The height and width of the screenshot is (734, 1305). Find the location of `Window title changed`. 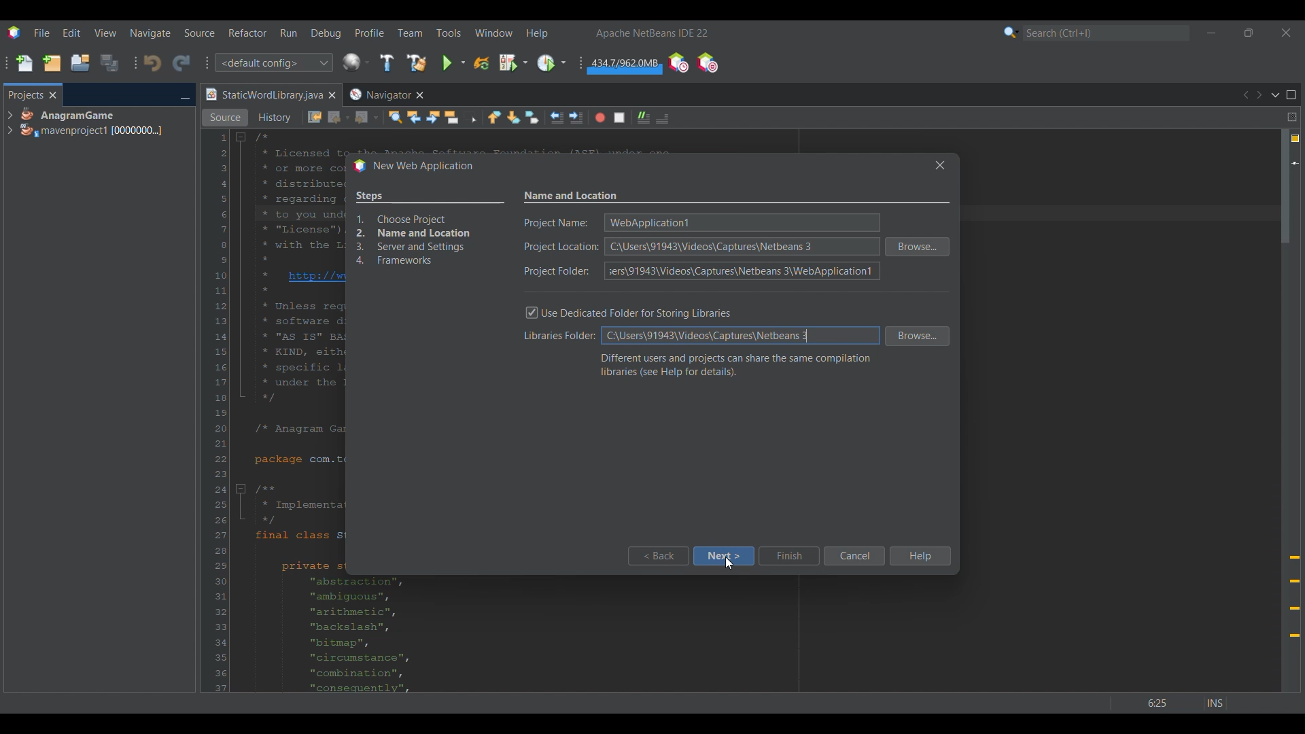

Window title changed is located at coordinates (413, 167).